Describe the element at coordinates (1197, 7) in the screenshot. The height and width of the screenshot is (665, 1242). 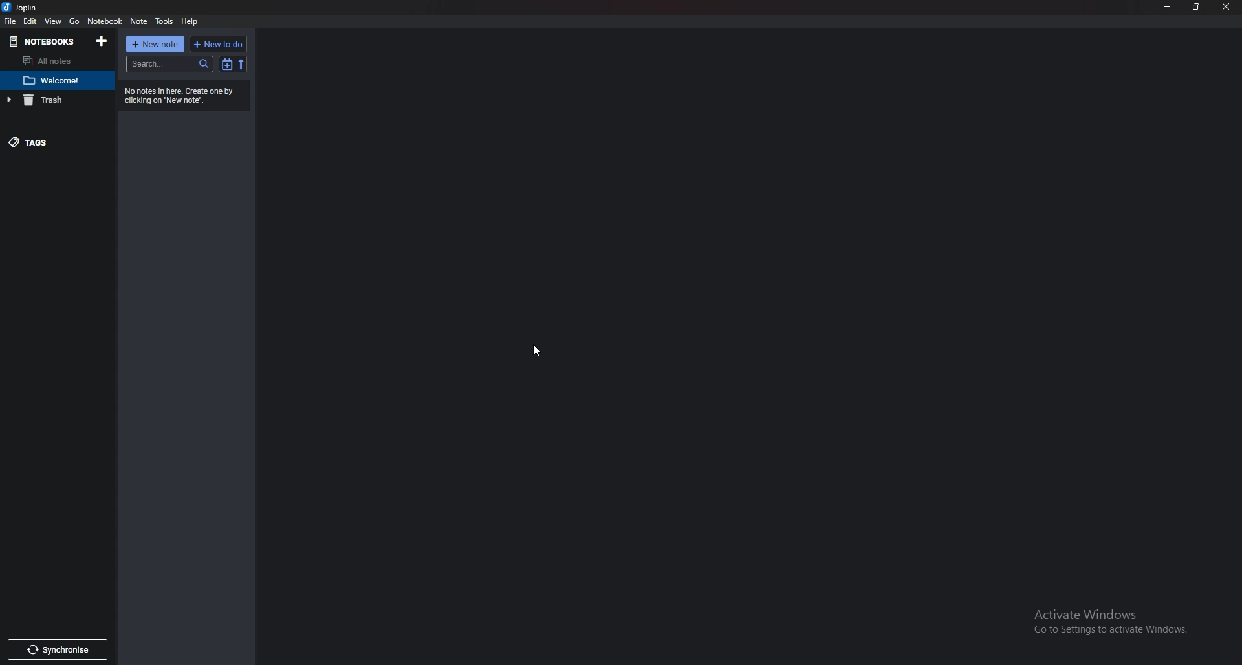
I see `resize` at that location.